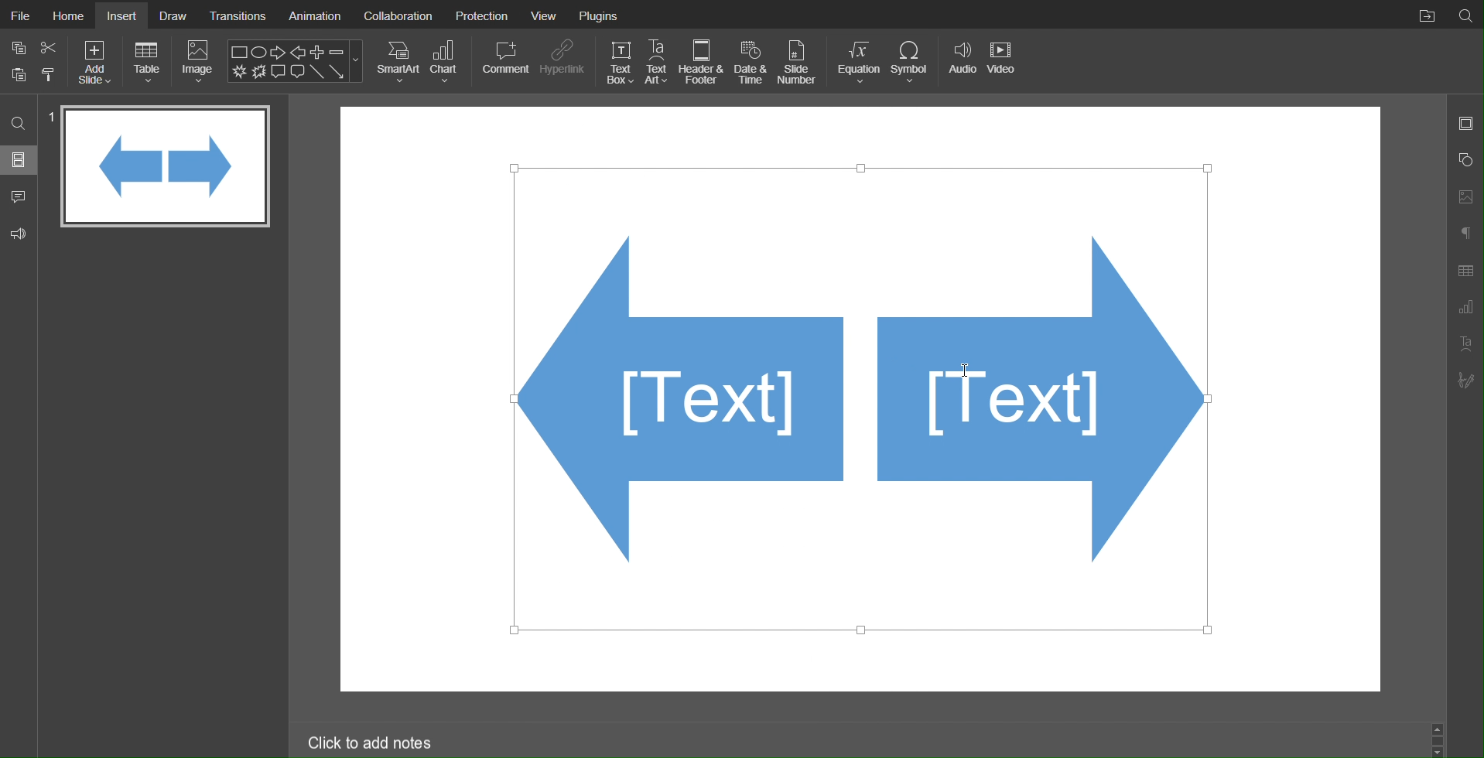 The width and height of the screenshot is (1484, 758). I want to click on Slide Number, so click(800, 61).